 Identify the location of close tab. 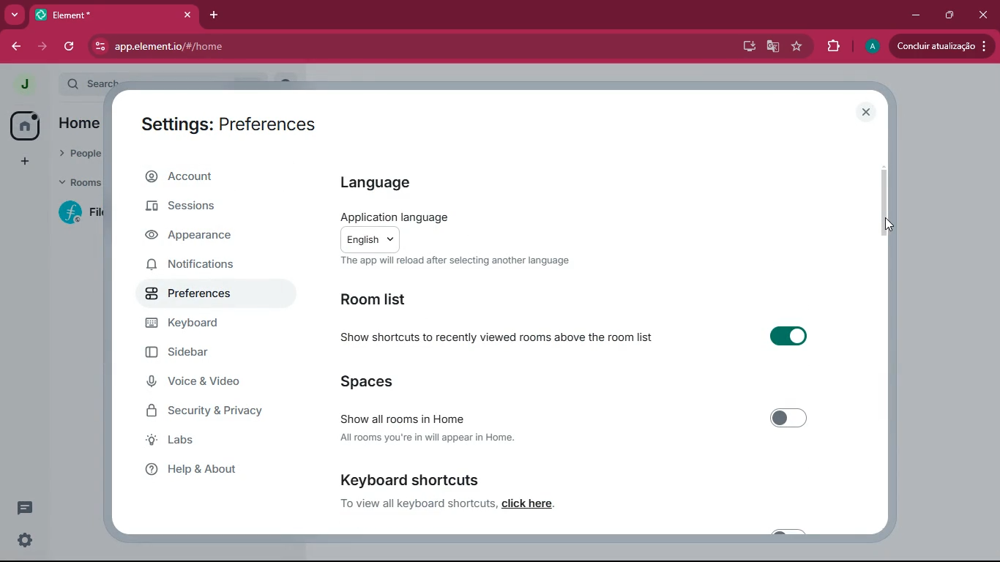
(187, 15).